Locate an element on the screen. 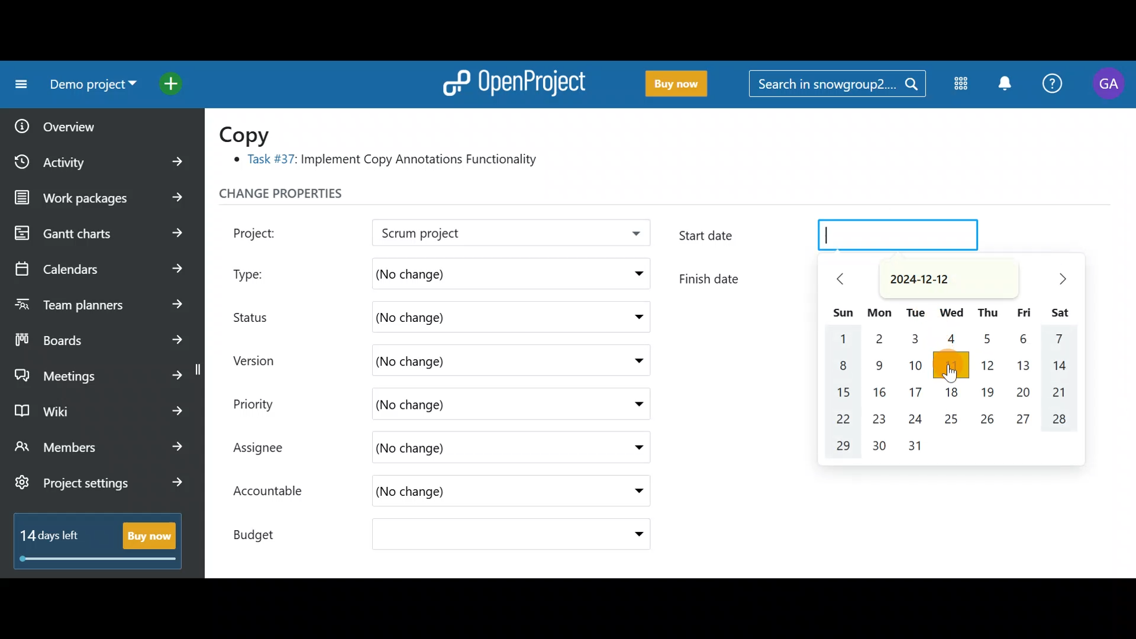 This screenshot has height=639, width=1136. 14 days left - Buy now is located at coordinates (92, 538).